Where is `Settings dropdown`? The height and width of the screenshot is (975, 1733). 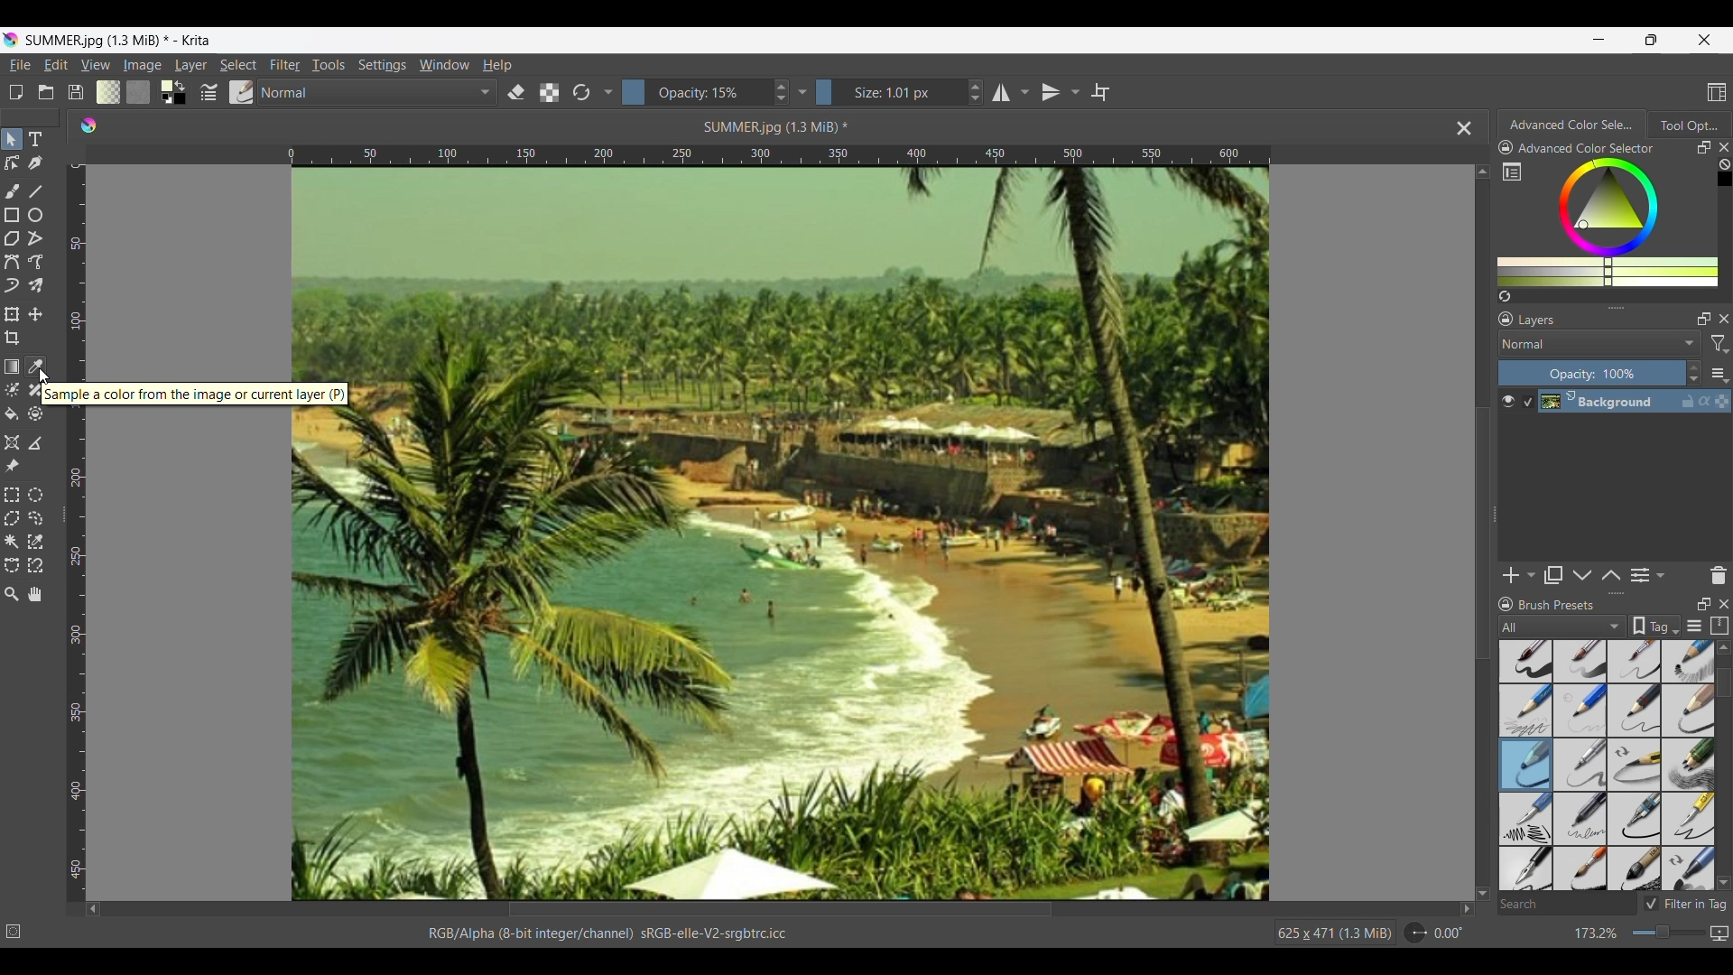 Settings dropdown is located at coordinates (802, 92).